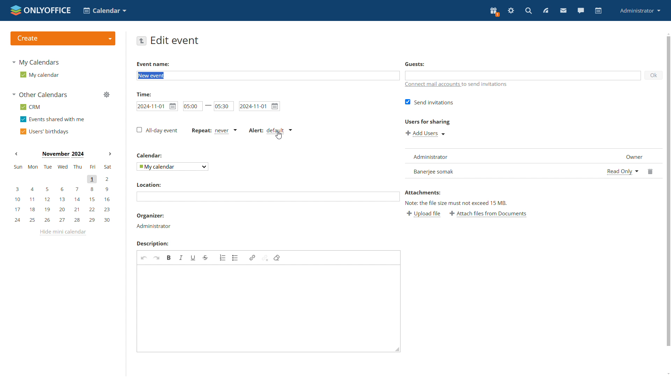  Describe the element at coordinates (423, 214) in the screenshot. I see `upload file` at that location.